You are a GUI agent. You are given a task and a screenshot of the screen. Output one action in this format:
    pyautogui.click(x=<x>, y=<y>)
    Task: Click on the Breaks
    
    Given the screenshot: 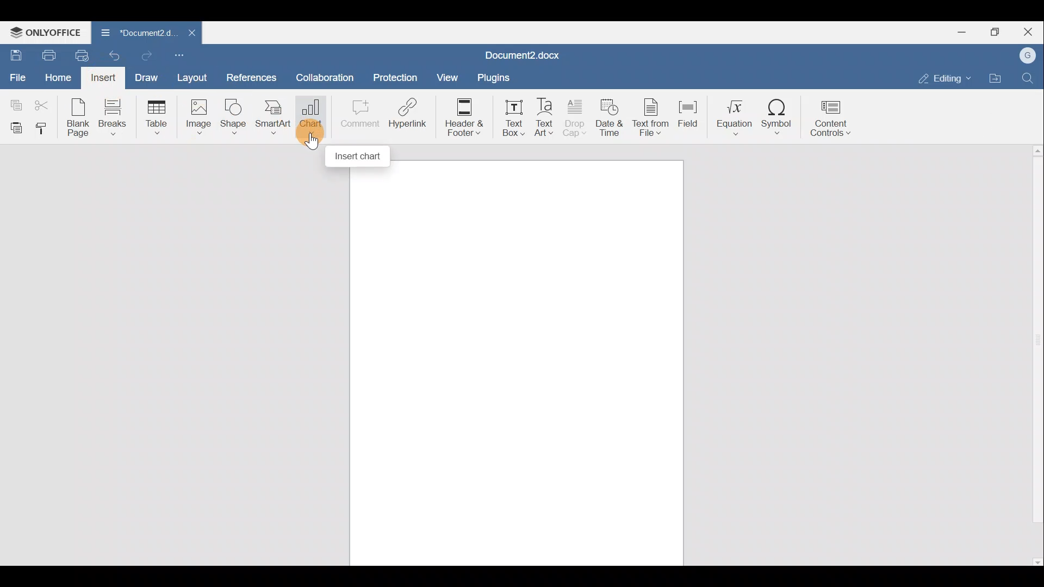 What is the action you would take?
    pyautogui.click(x=115, y=118)
    